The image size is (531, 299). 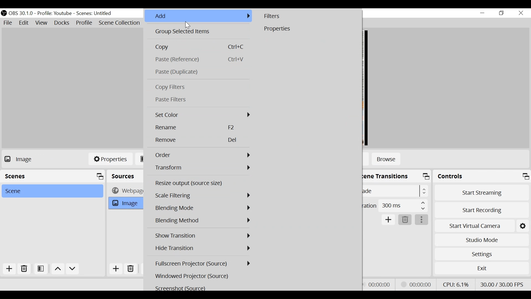 I want to click on No source selected, so click(x=29, y=159).